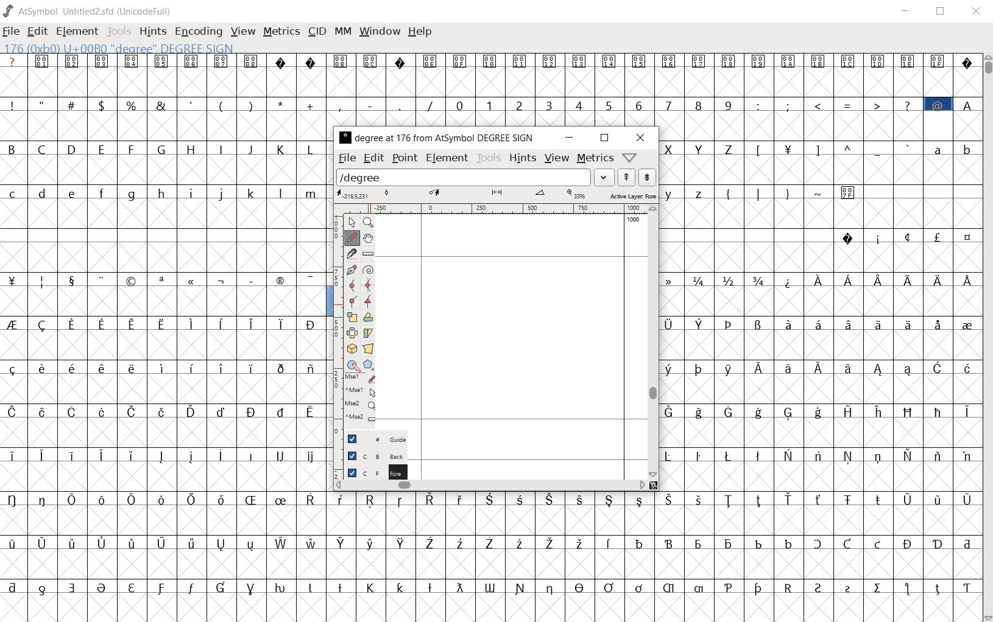  I want to click on edit, so click(36, 32).